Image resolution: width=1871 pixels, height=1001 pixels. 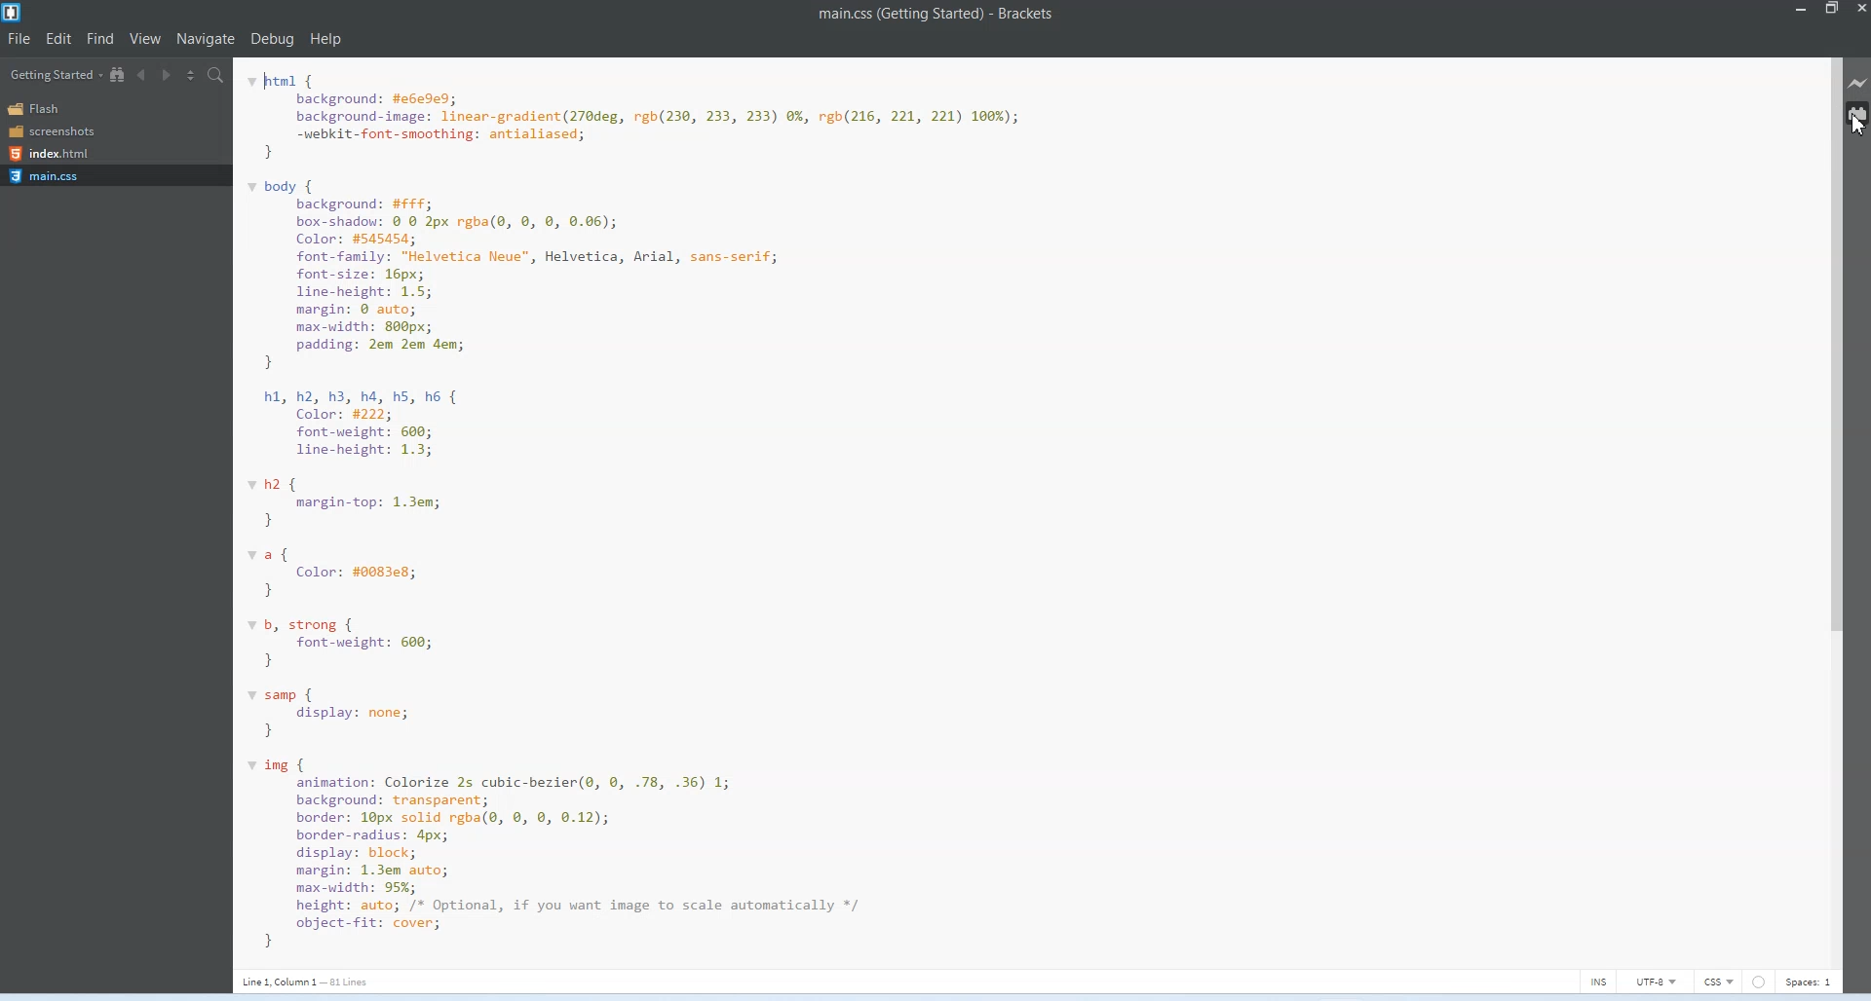 I want to click on Circle, so click(x=1761, y=982).